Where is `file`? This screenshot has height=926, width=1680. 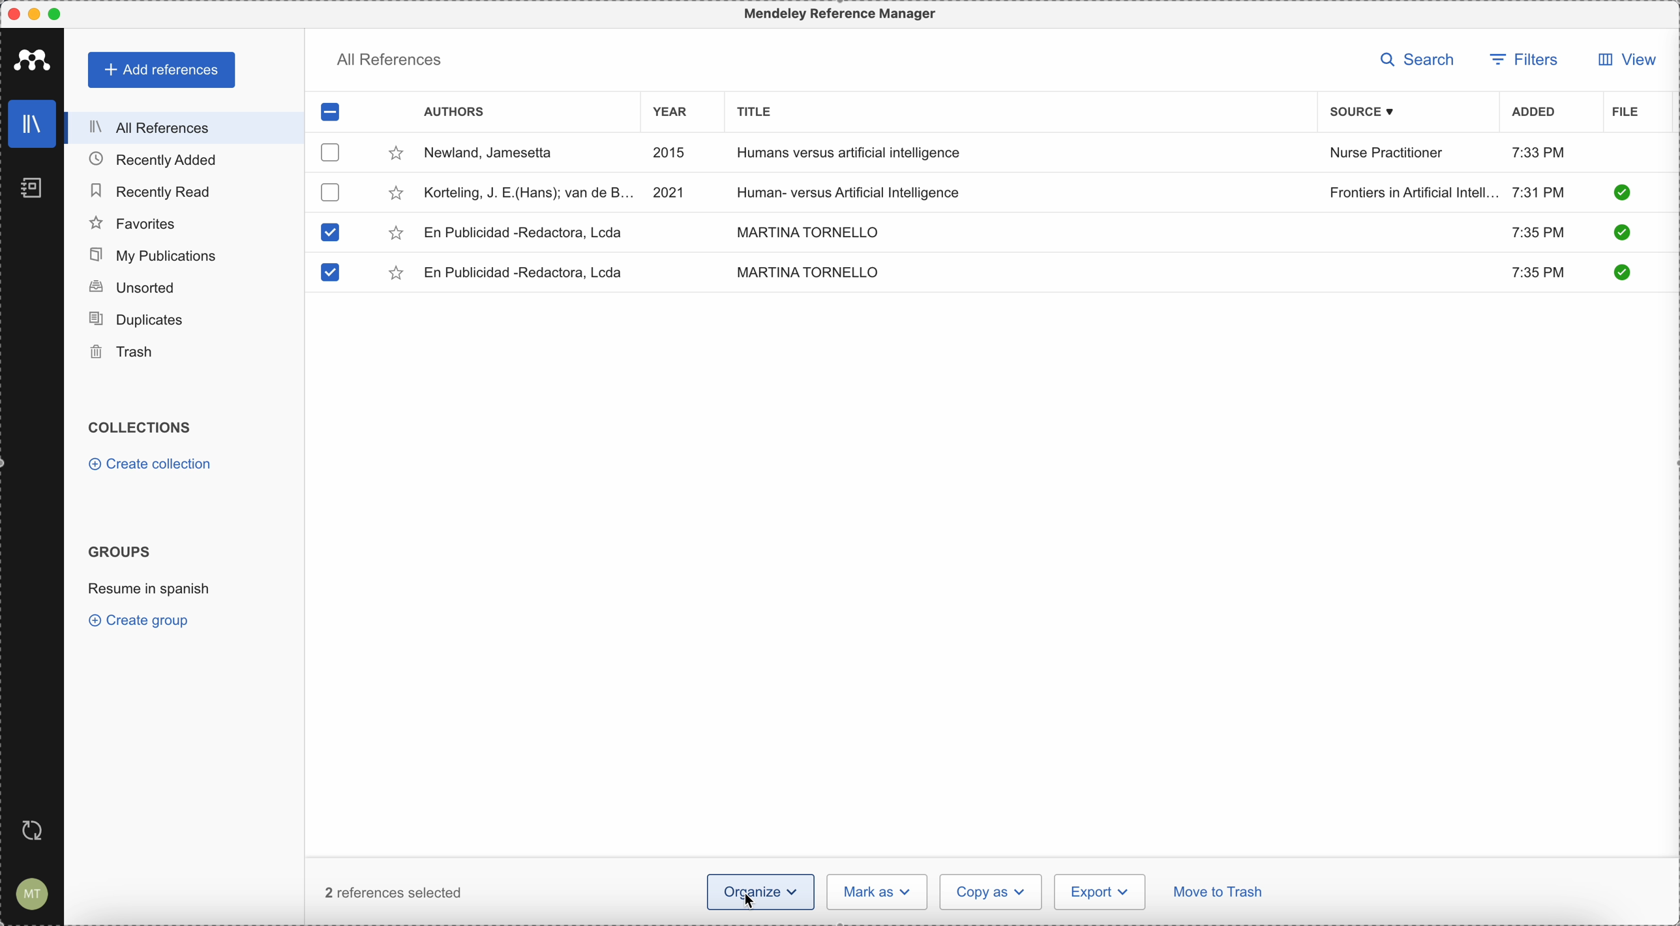 file is located at coordinates (1625, 113).